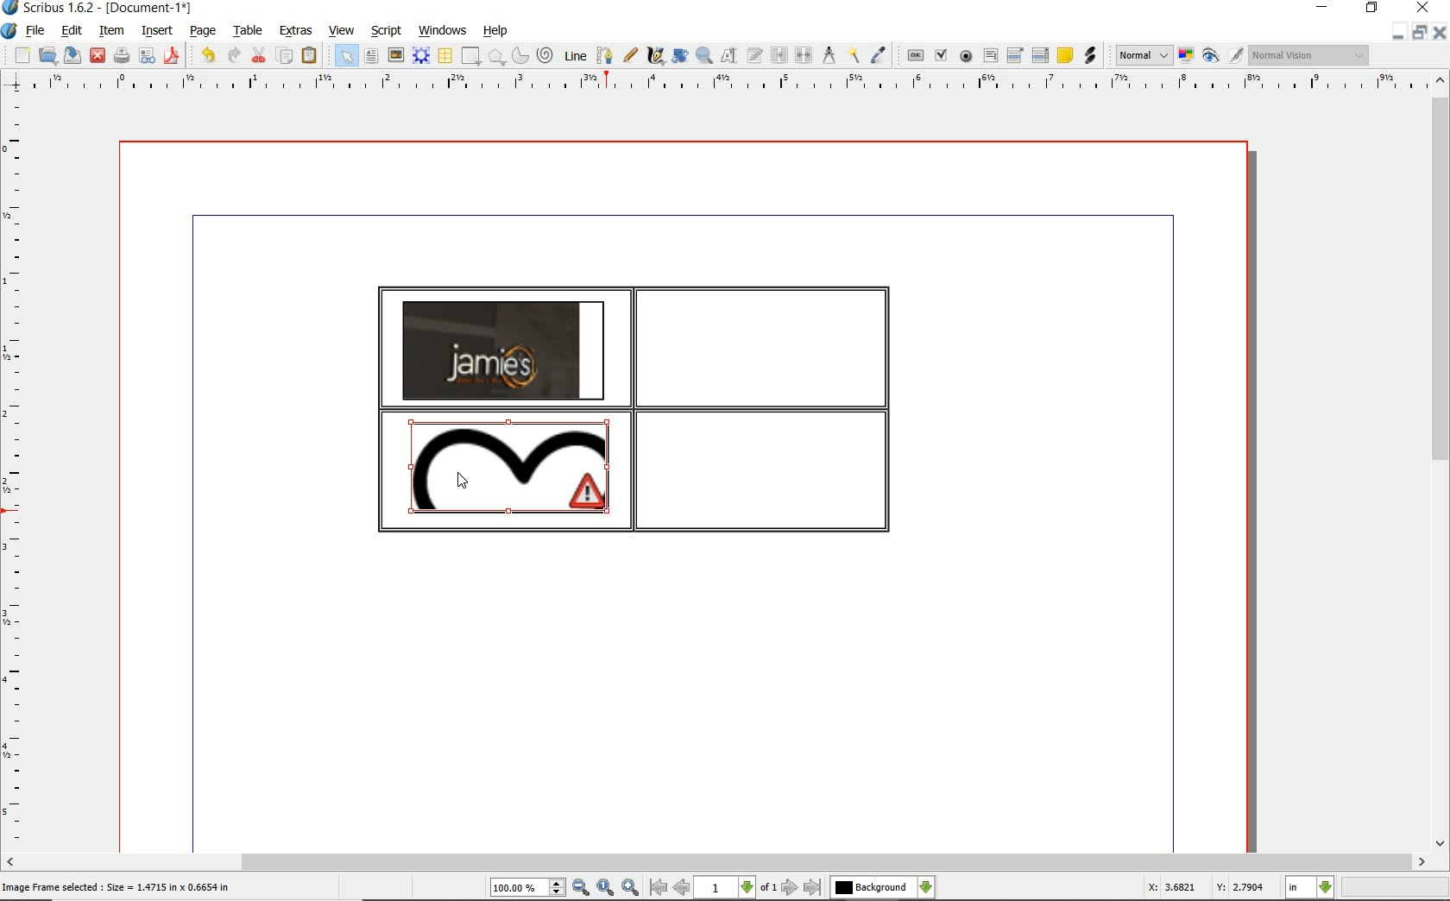  What do you see at coordinates (22, 57) in the screenshot?
I see `new` at bounding box center [22, 57].